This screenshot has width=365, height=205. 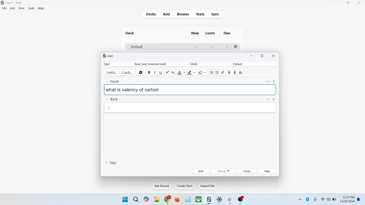 I want to click on get shared, so click(x=162, y=186).